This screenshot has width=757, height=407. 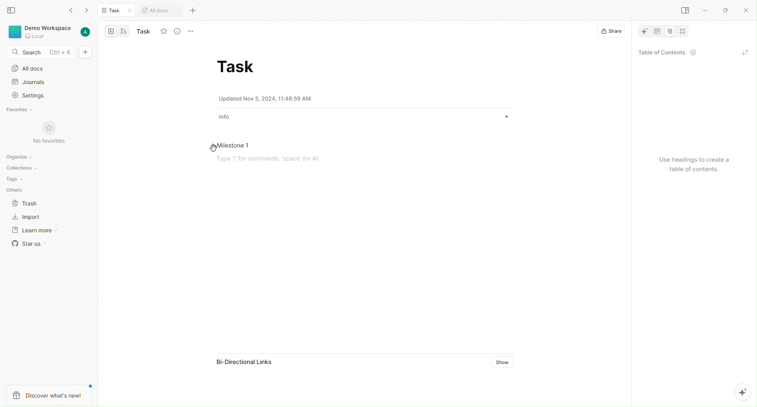 What do you see at coordinates (644, 32) in the screenshot?
I see `AI tool` at bounding box center [644, 32].